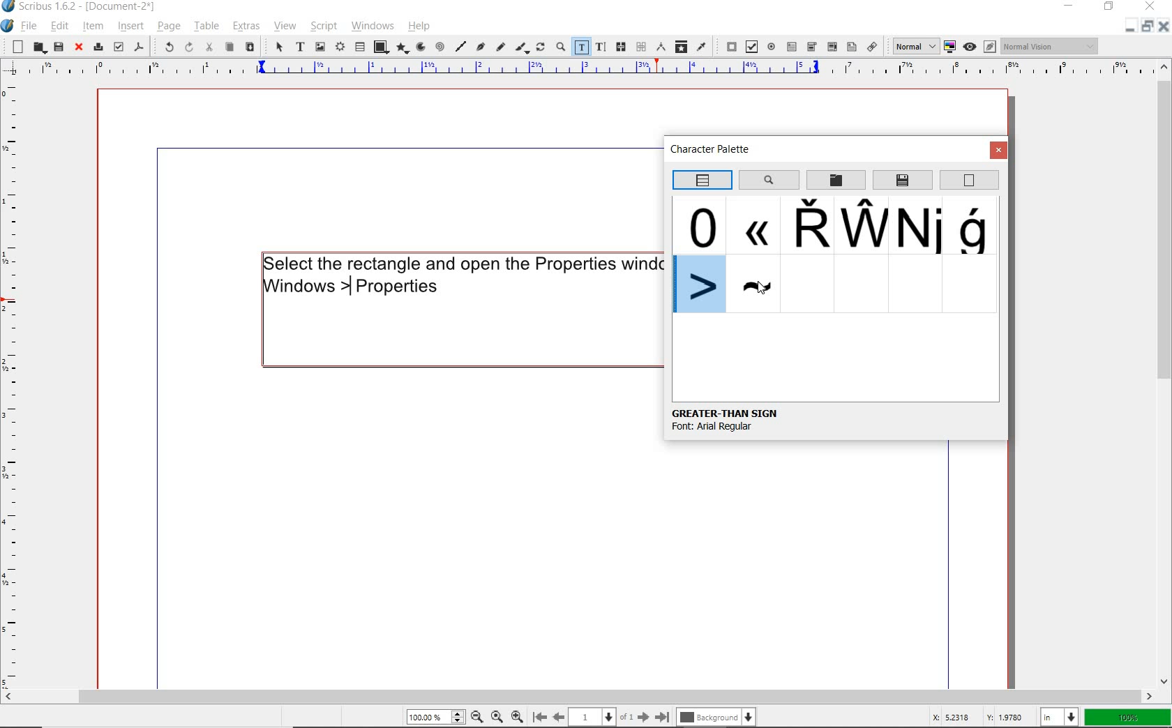 The width and height of the screenshot is (1172, 728). Describe the element at coordinates (701, 285) in the screenshot. I see `Unicode 003e Entered` at that location.